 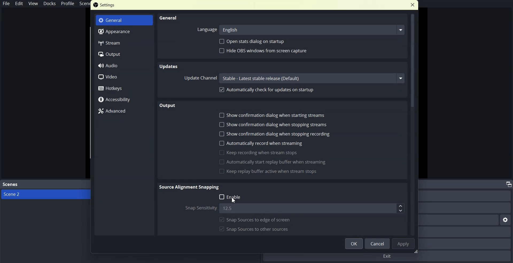 What do you see at coordinates (273, 115) in the screenshot?
I see `Show configuration dialogue when starting stream` at bounding box center [273, 115].